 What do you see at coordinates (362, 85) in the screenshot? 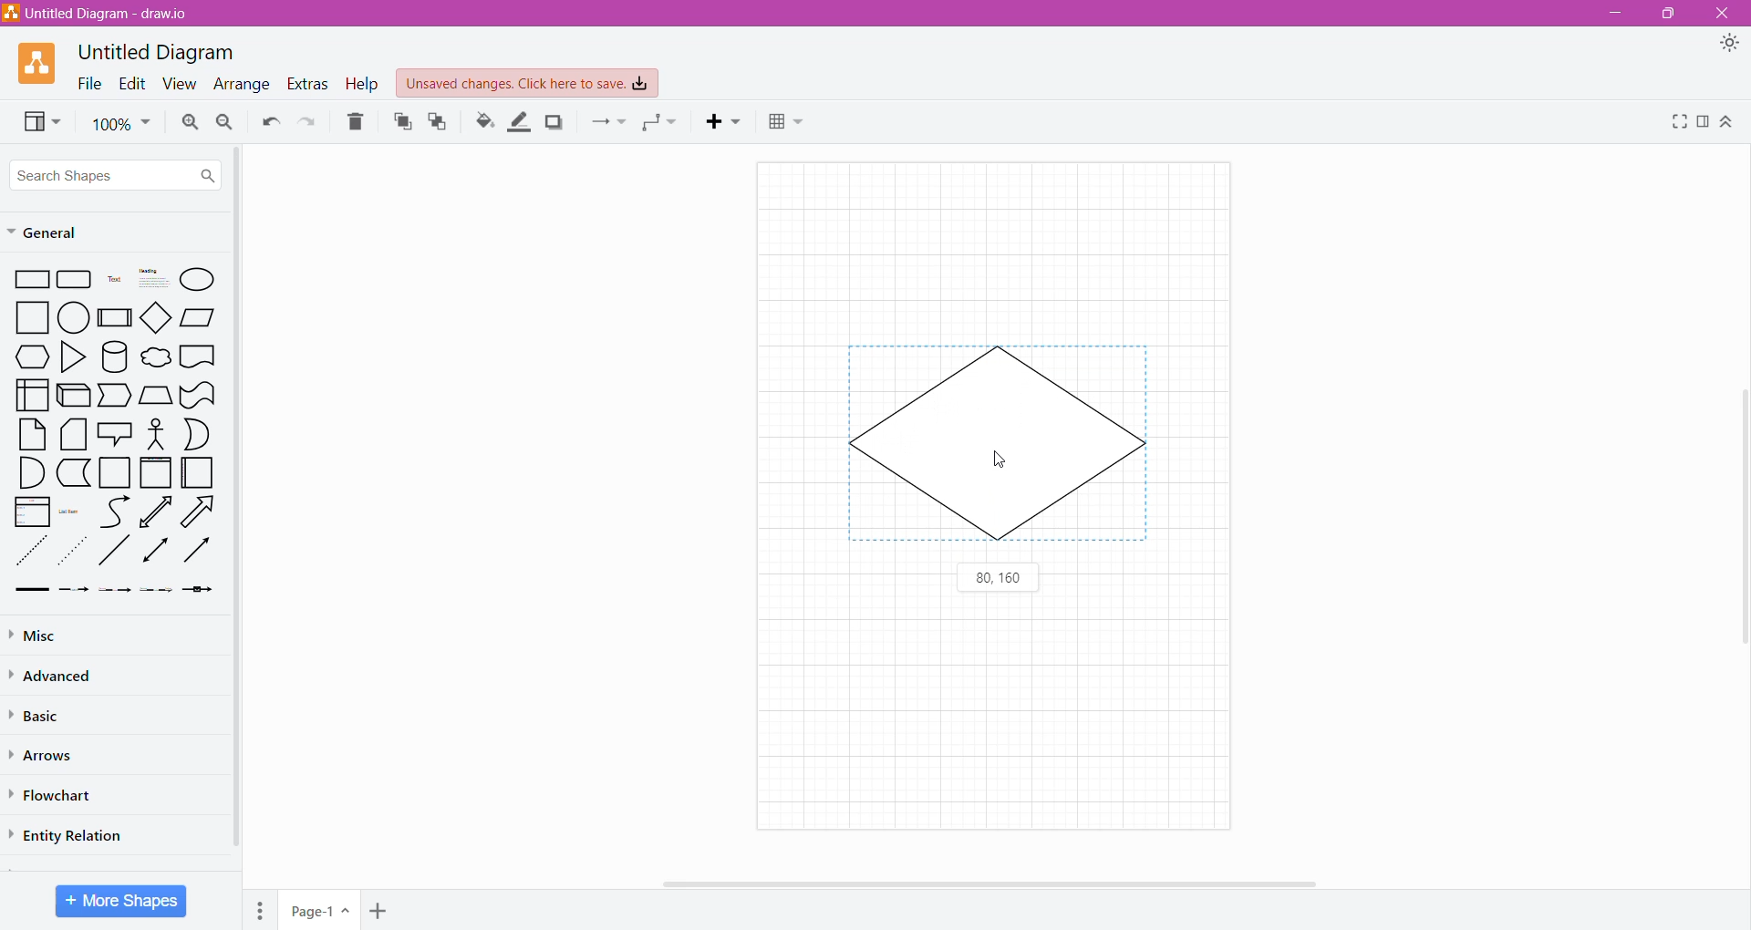
I see `Help` at bounding box center [362, 85].